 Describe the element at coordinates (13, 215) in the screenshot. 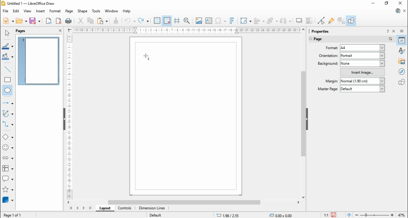

I see `Page 10f 1` at that location.